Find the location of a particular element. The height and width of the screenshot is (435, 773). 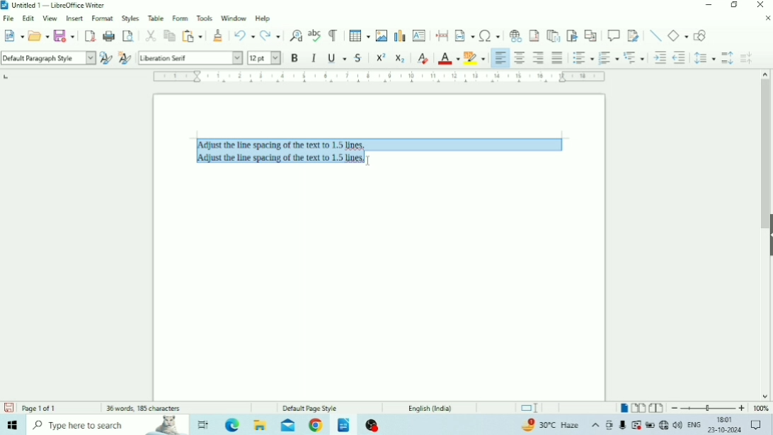

Insert is located at coordinates (74, 17).